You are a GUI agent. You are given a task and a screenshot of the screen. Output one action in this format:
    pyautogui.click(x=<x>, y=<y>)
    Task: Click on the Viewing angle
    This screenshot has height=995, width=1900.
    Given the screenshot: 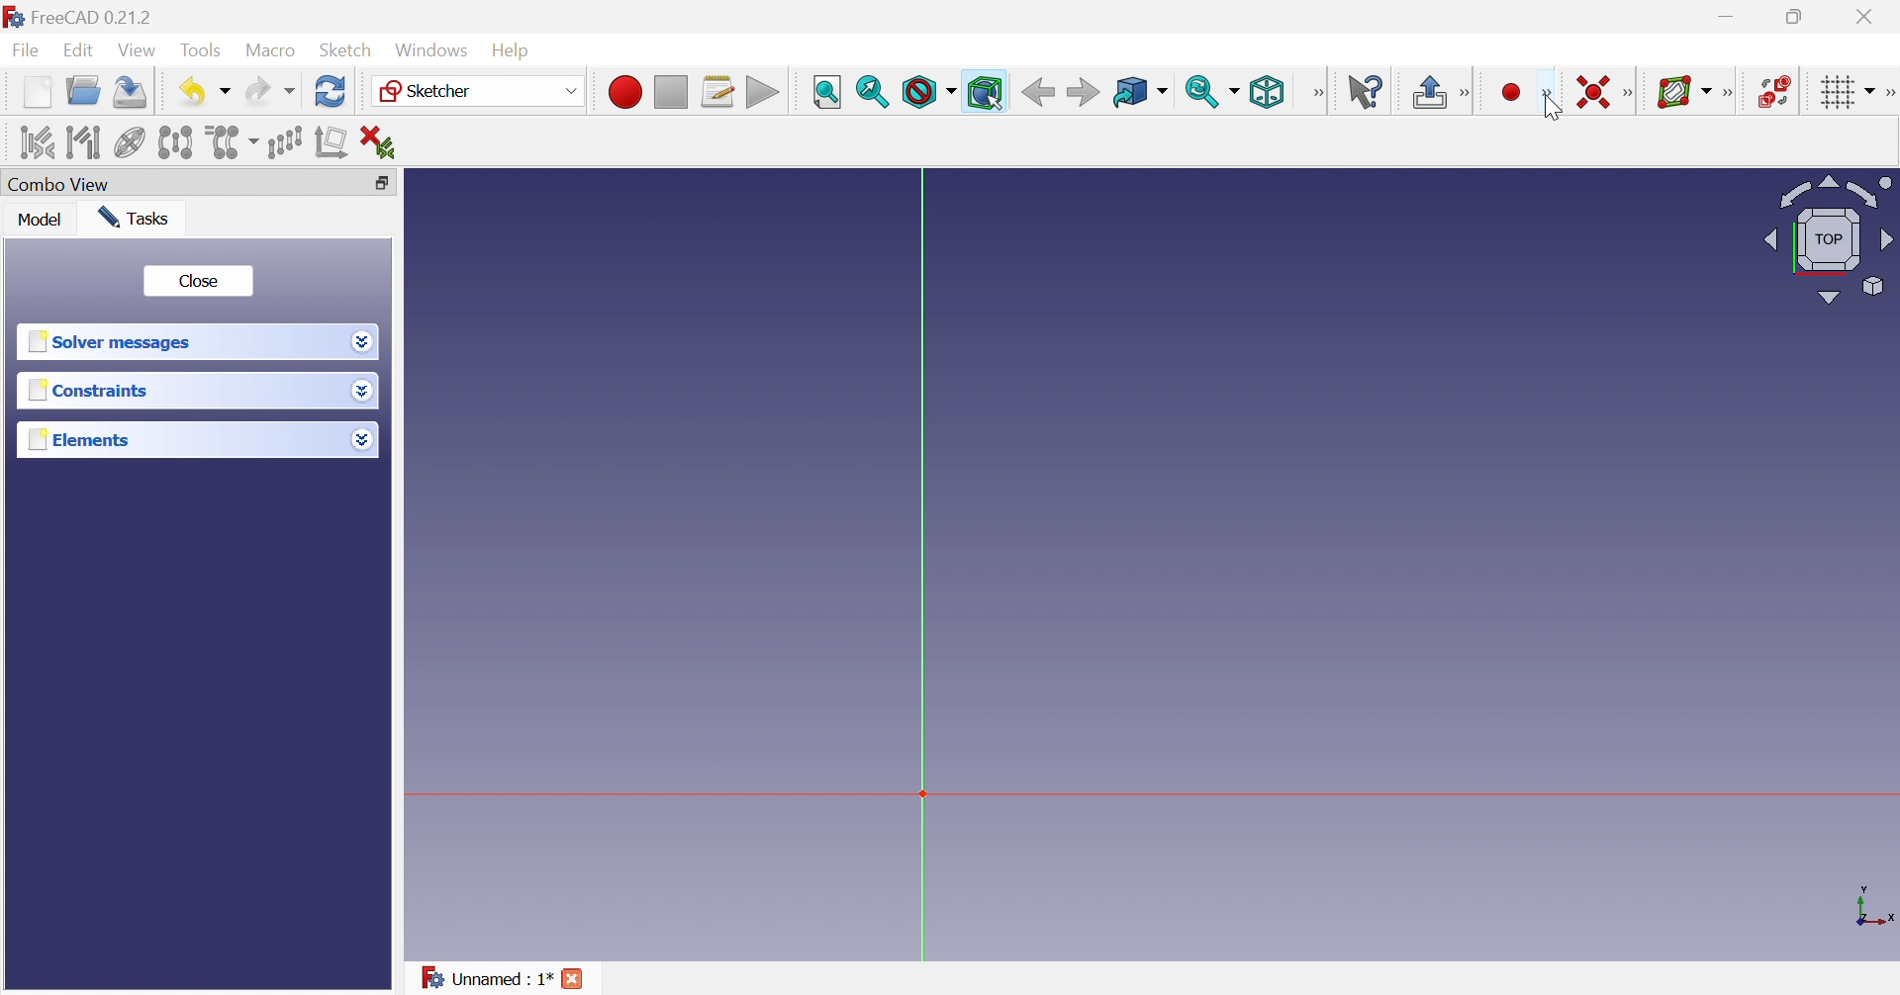 What is the action you would take?
    pyautogui.click(x=1828, y=241)
    